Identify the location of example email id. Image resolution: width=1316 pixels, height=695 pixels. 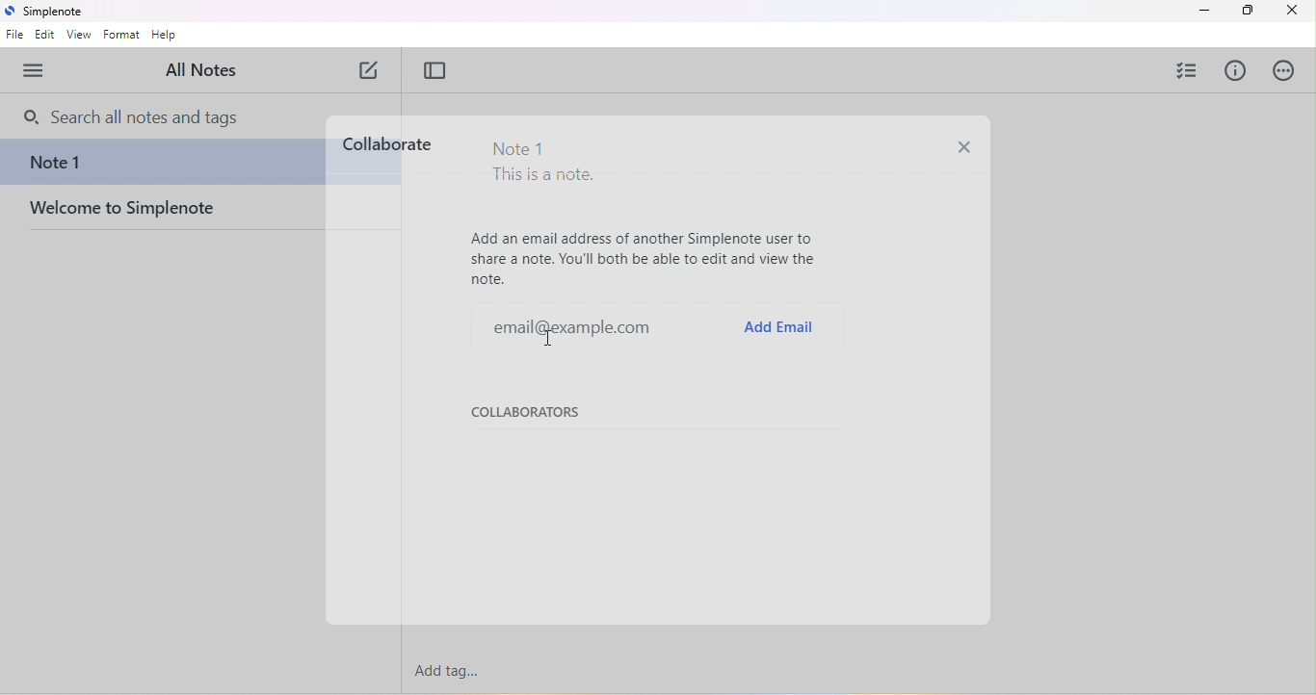
(554, 323).